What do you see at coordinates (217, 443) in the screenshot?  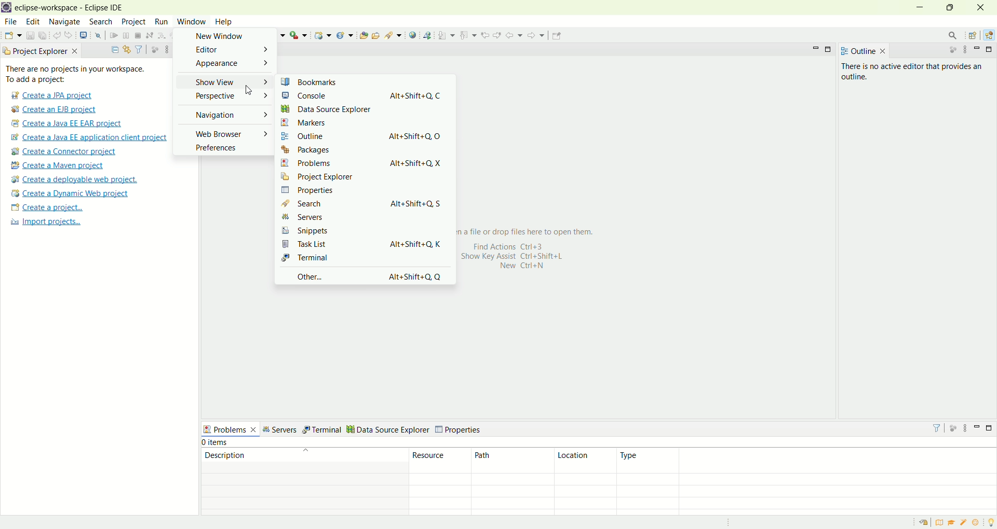 I see `items` at bounding box center [217, 443].